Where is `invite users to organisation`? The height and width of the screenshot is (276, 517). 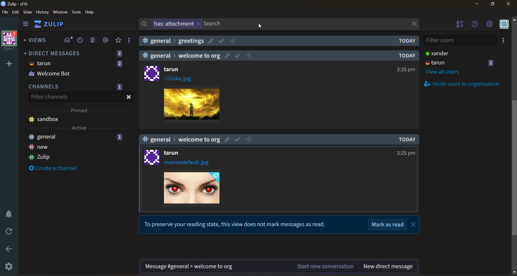 invite users to organisation is located at coordinates (459, 83).